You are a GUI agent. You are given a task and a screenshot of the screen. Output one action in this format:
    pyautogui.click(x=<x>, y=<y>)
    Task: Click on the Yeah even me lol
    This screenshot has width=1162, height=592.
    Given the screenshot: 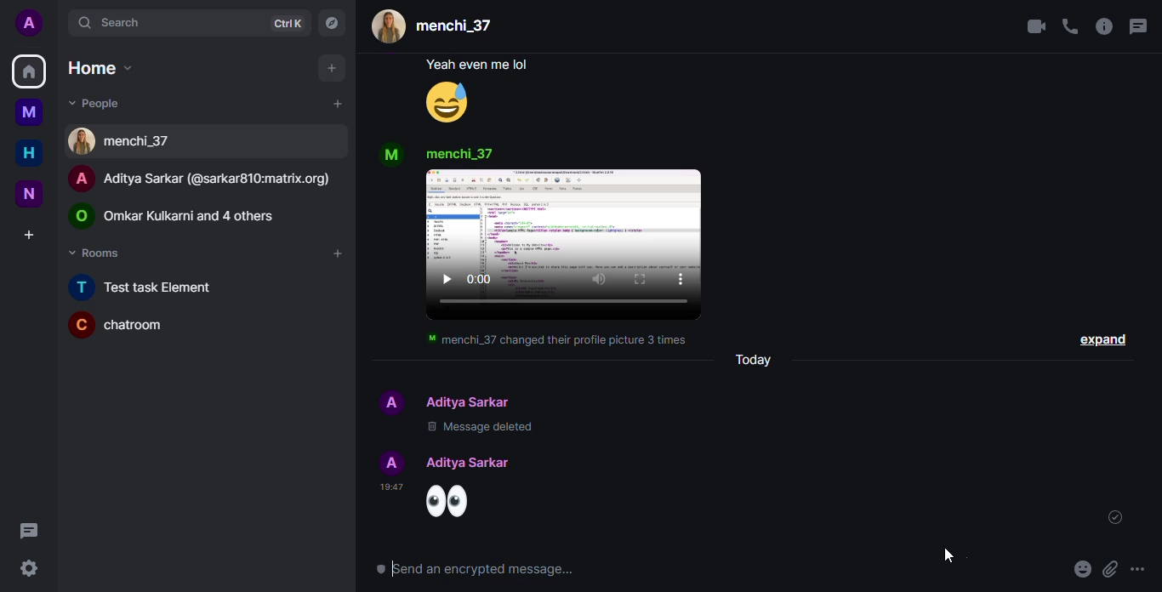 What is the action you would take?
    pyautogui.click(x=464, y=66)
    